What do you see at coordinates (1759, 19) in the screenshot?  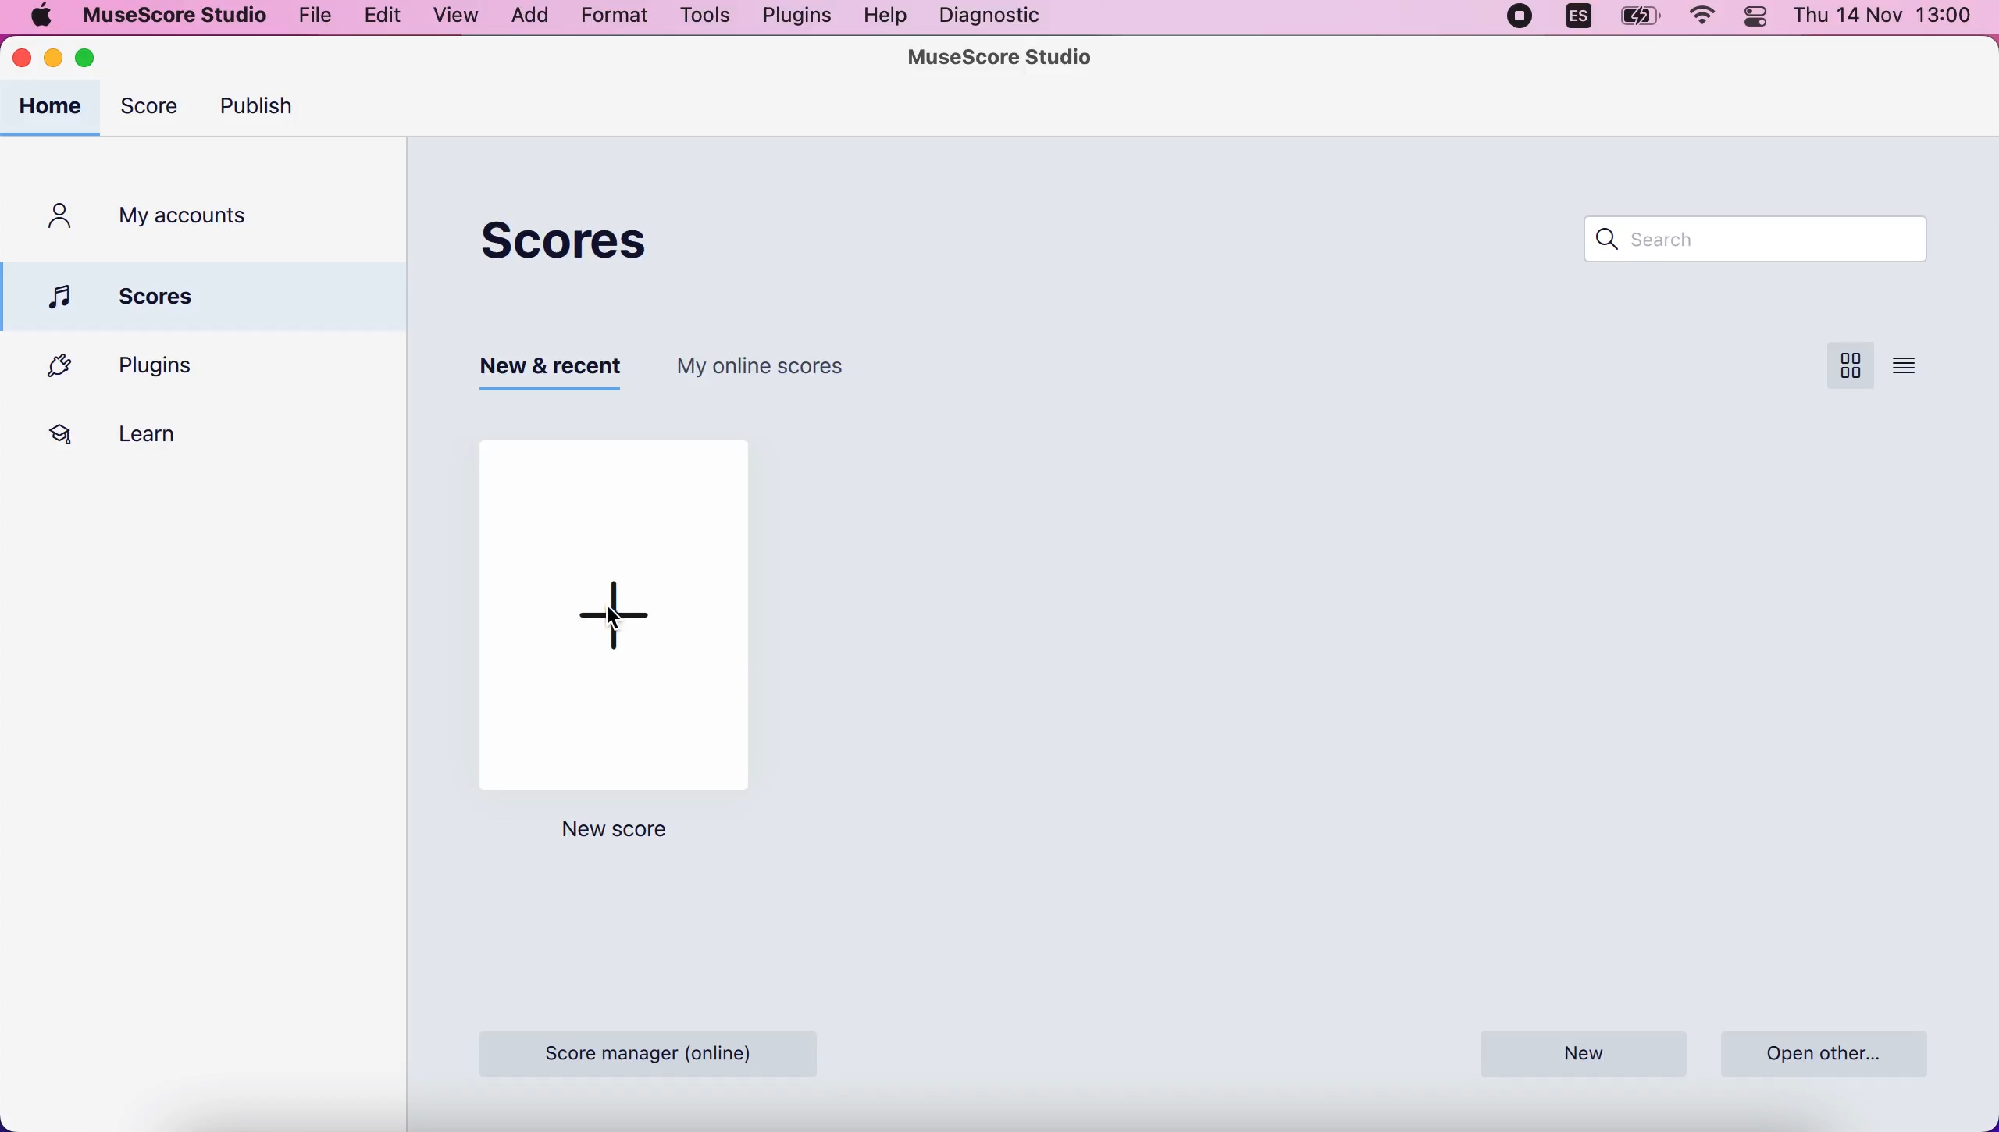 I see `panel control` at bounding box center [1759, 19].